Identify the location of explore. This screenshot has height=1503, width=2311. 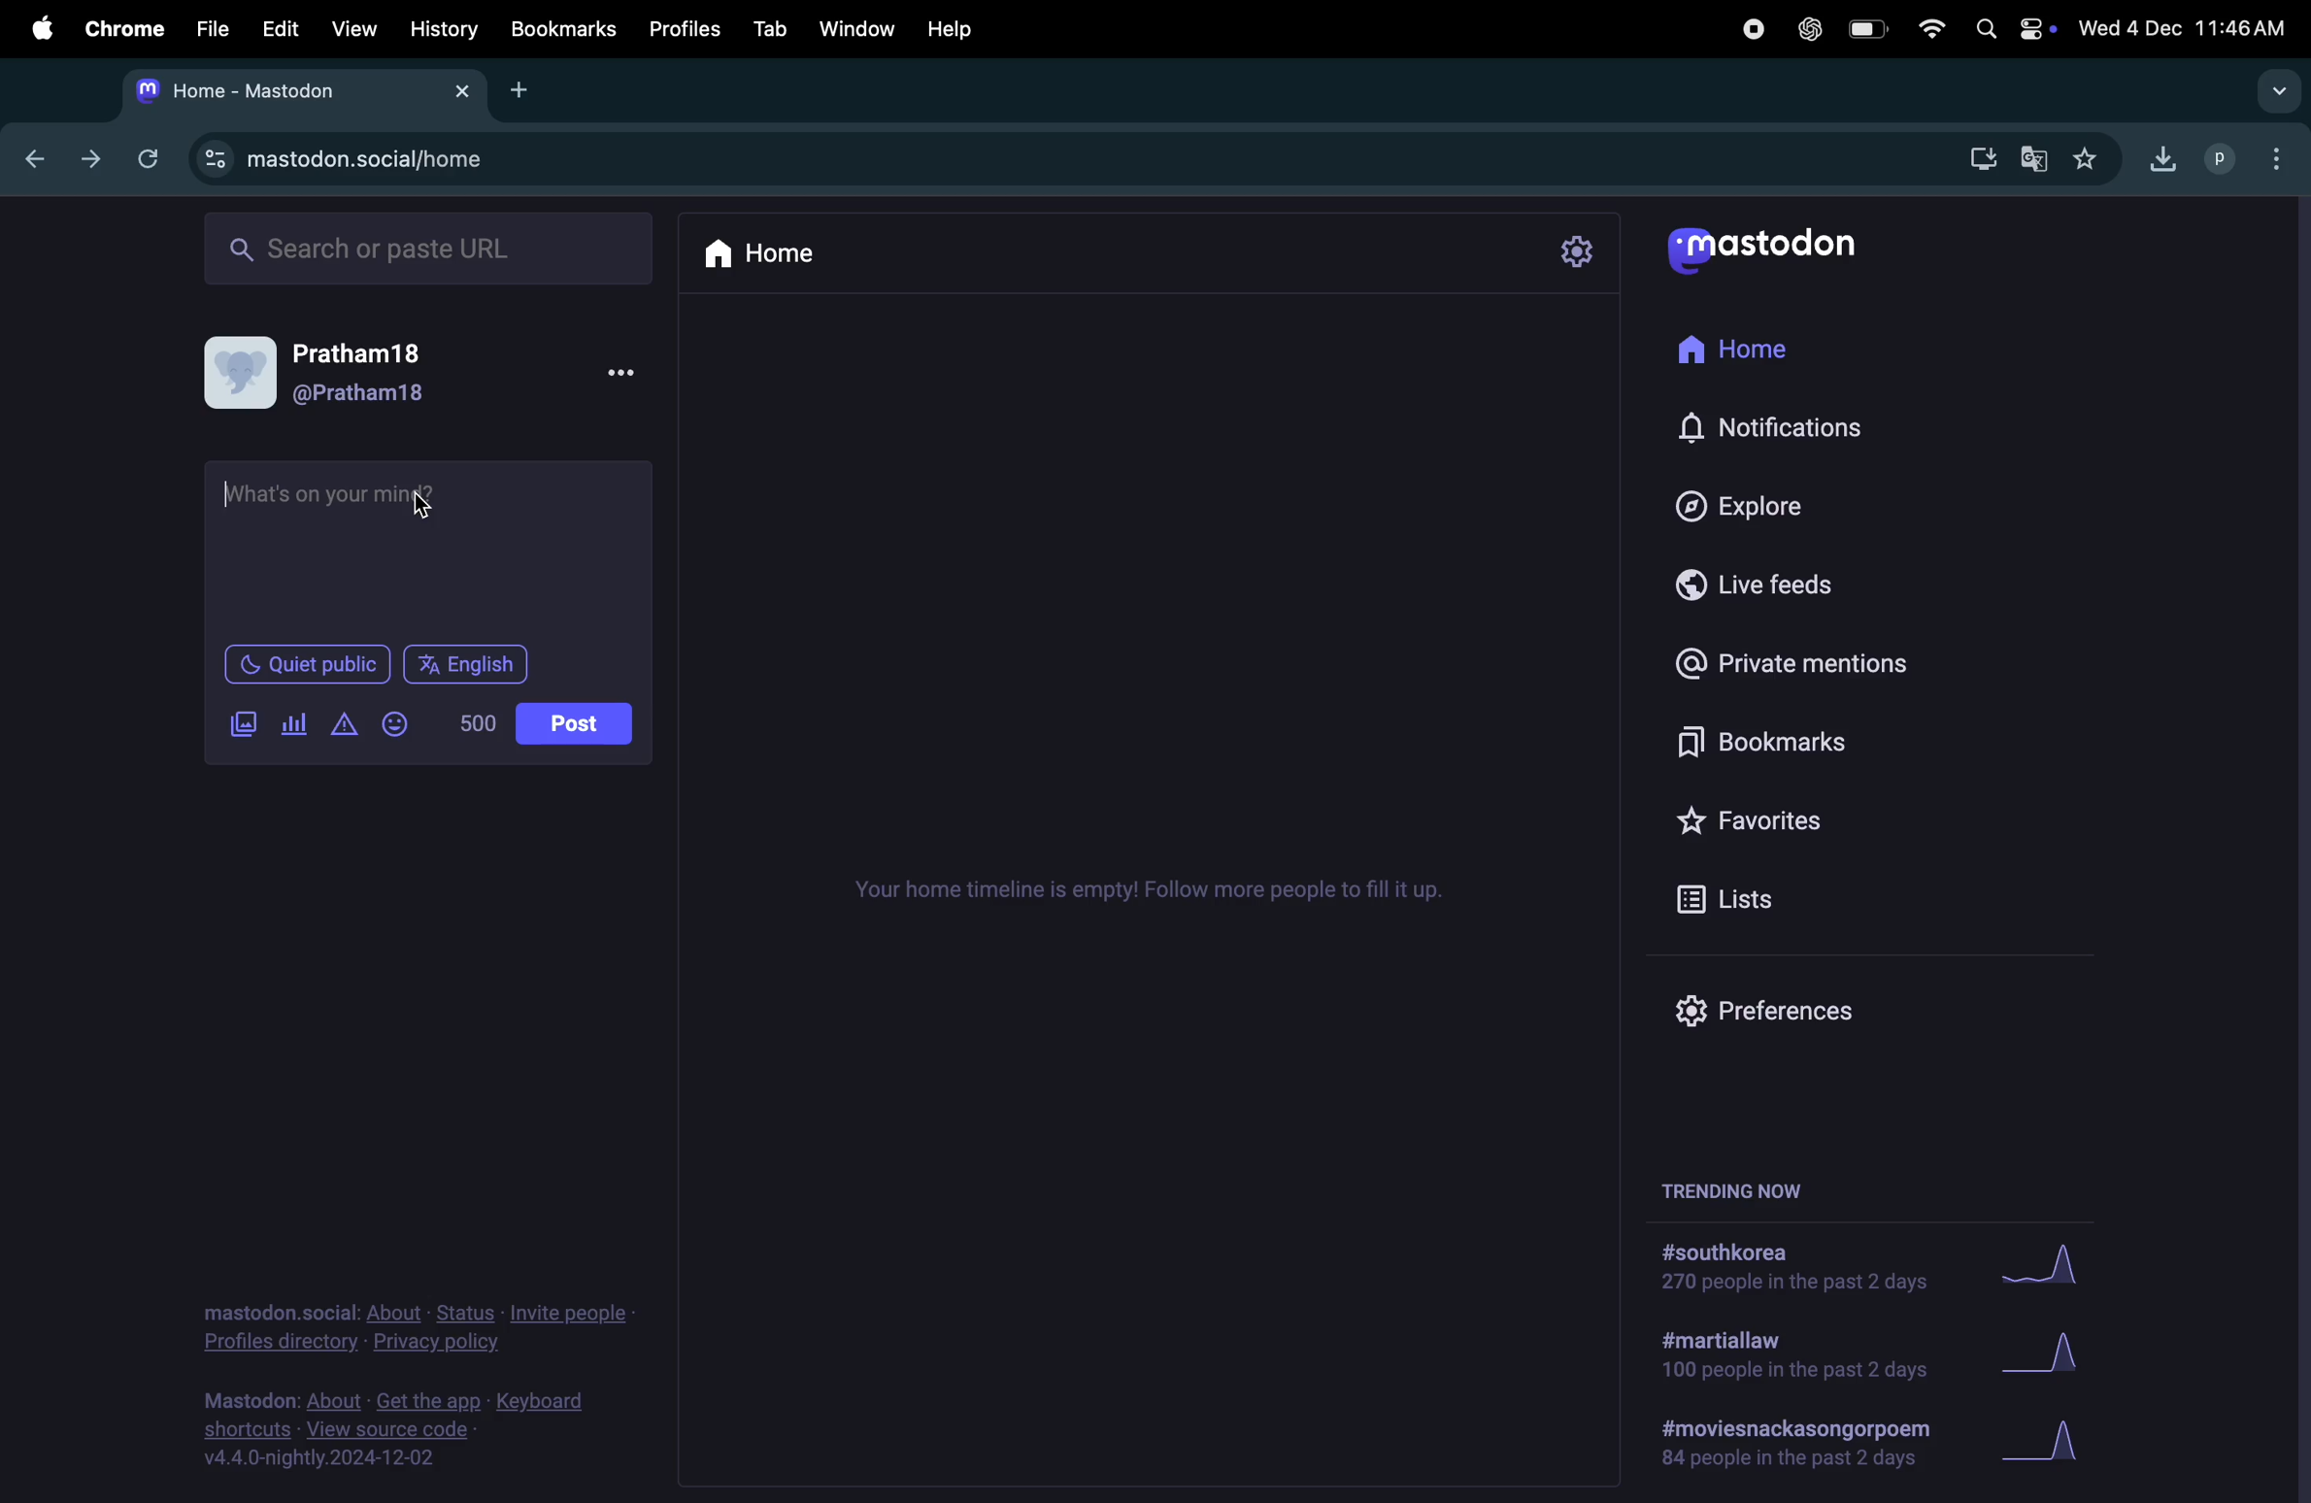
(1747, 509).